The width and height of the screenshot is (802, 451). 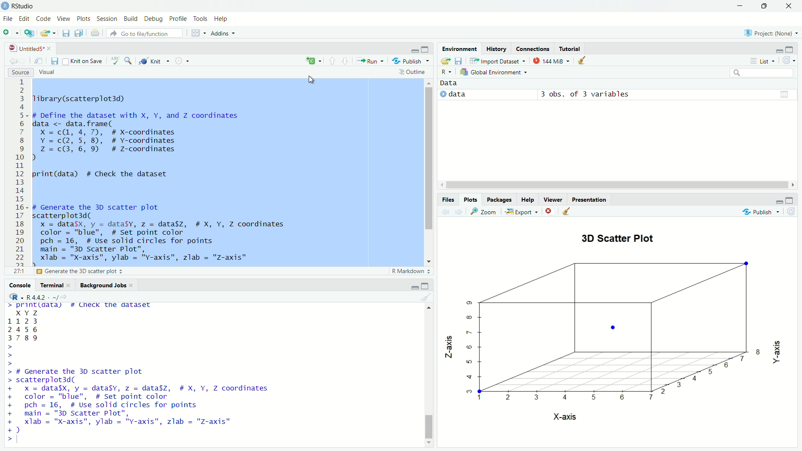 What do you see at coordinates (429, 168) in the screenshot?
I see `scrollbar` at bounding box center [429, 168].